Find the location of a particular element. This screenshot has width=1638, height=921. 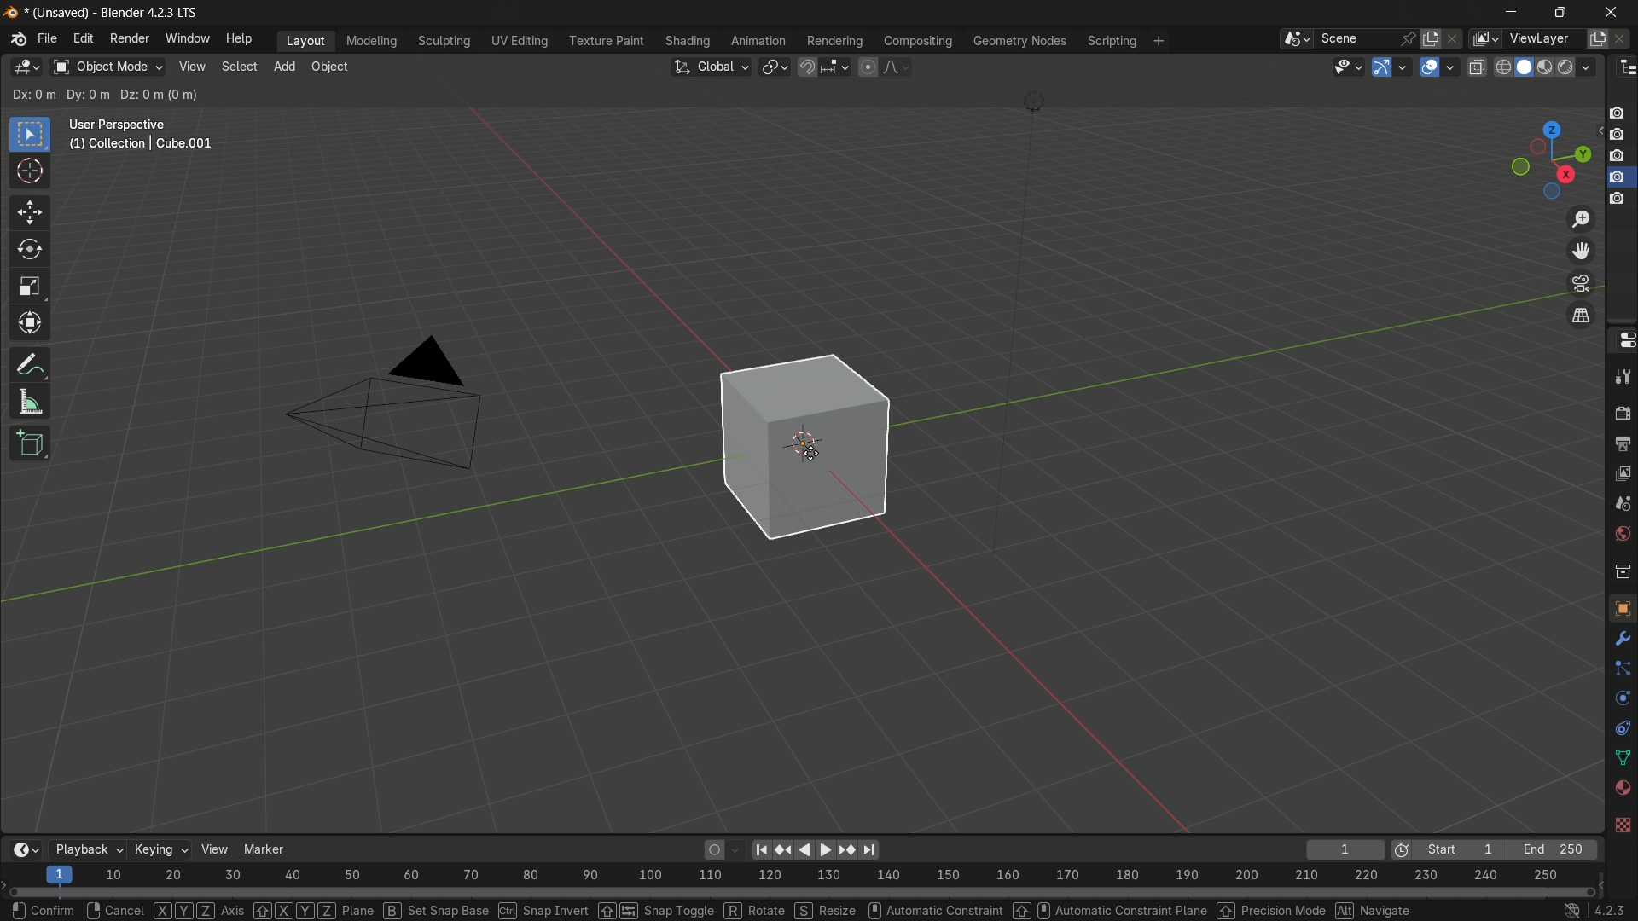

Snap Invert is located at coordinates (542, 910).